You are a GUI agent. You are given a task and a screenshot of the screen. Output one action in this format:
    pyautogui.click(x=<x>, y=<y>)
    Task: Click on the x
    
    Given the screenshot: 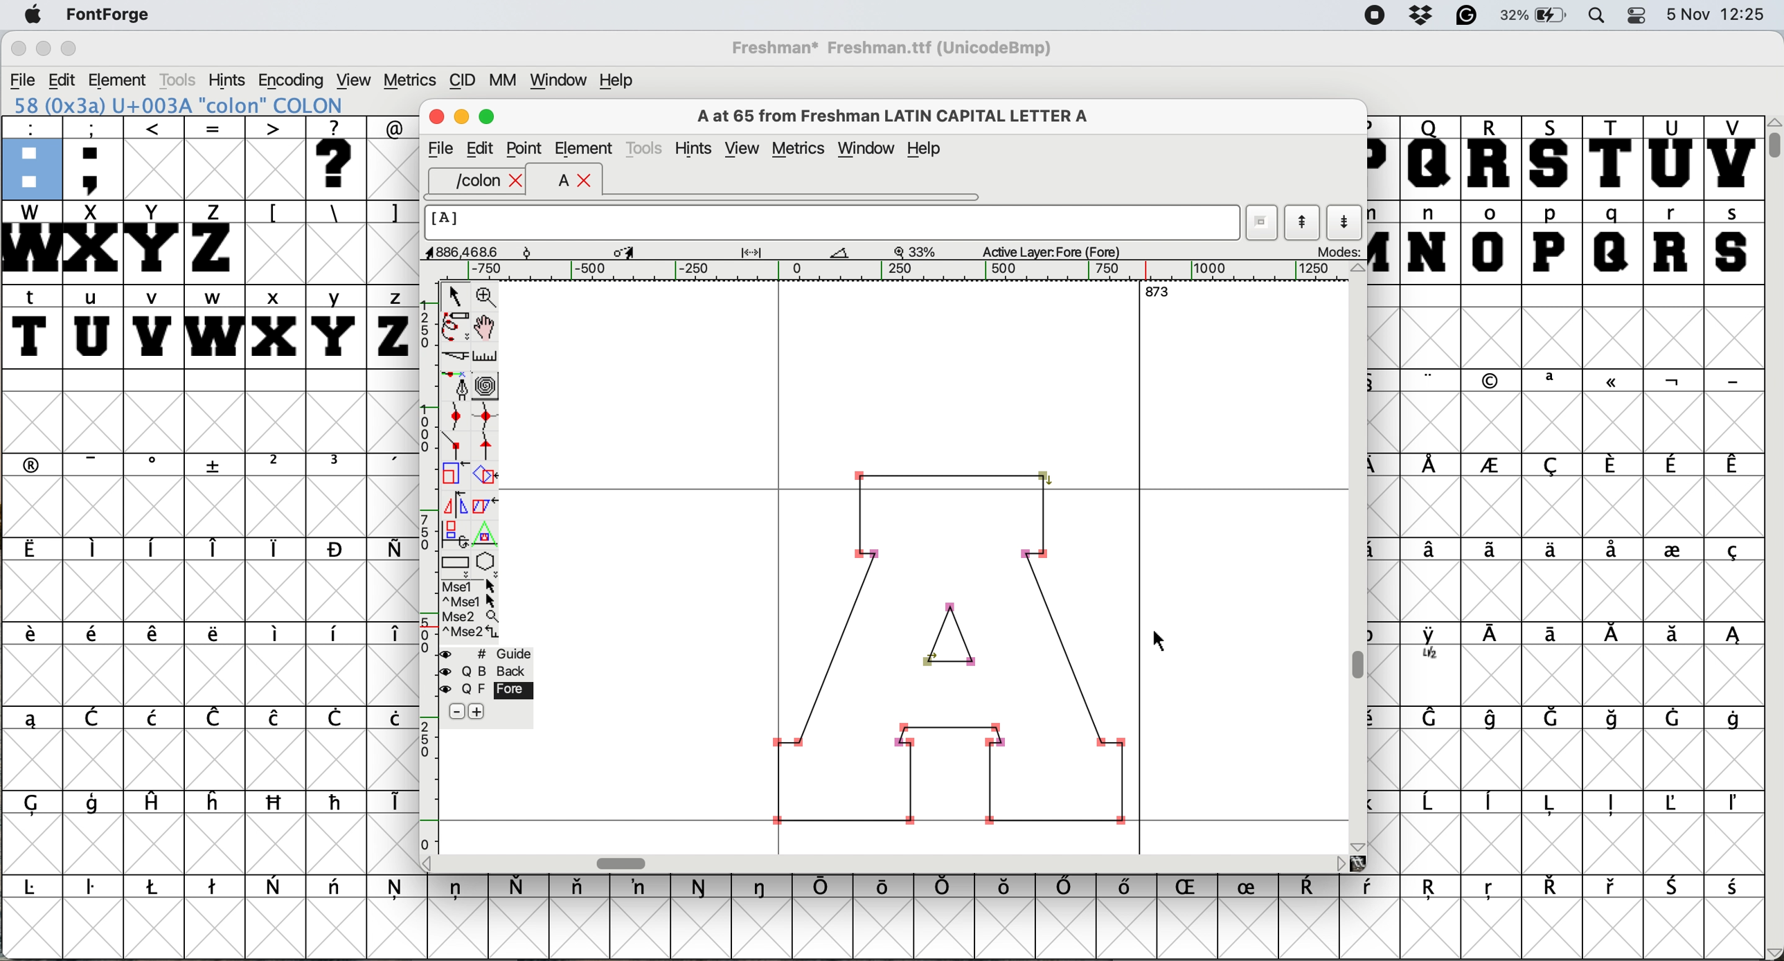 What is the action you would take?
    pyautogui.click(x=274, y=326)
    